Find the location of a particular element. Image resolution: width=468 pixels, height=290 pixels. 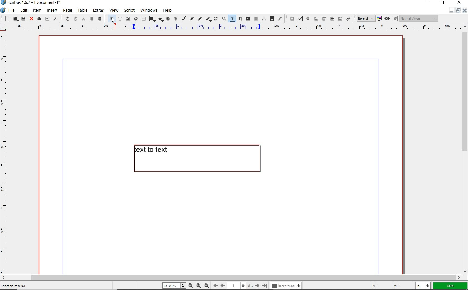

in is located at coordinates (424, 285).